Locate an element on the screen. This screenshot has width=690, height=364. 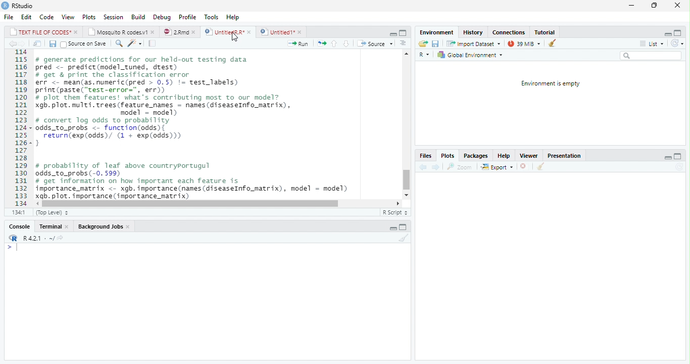
R is located at coordinates (12, 238).